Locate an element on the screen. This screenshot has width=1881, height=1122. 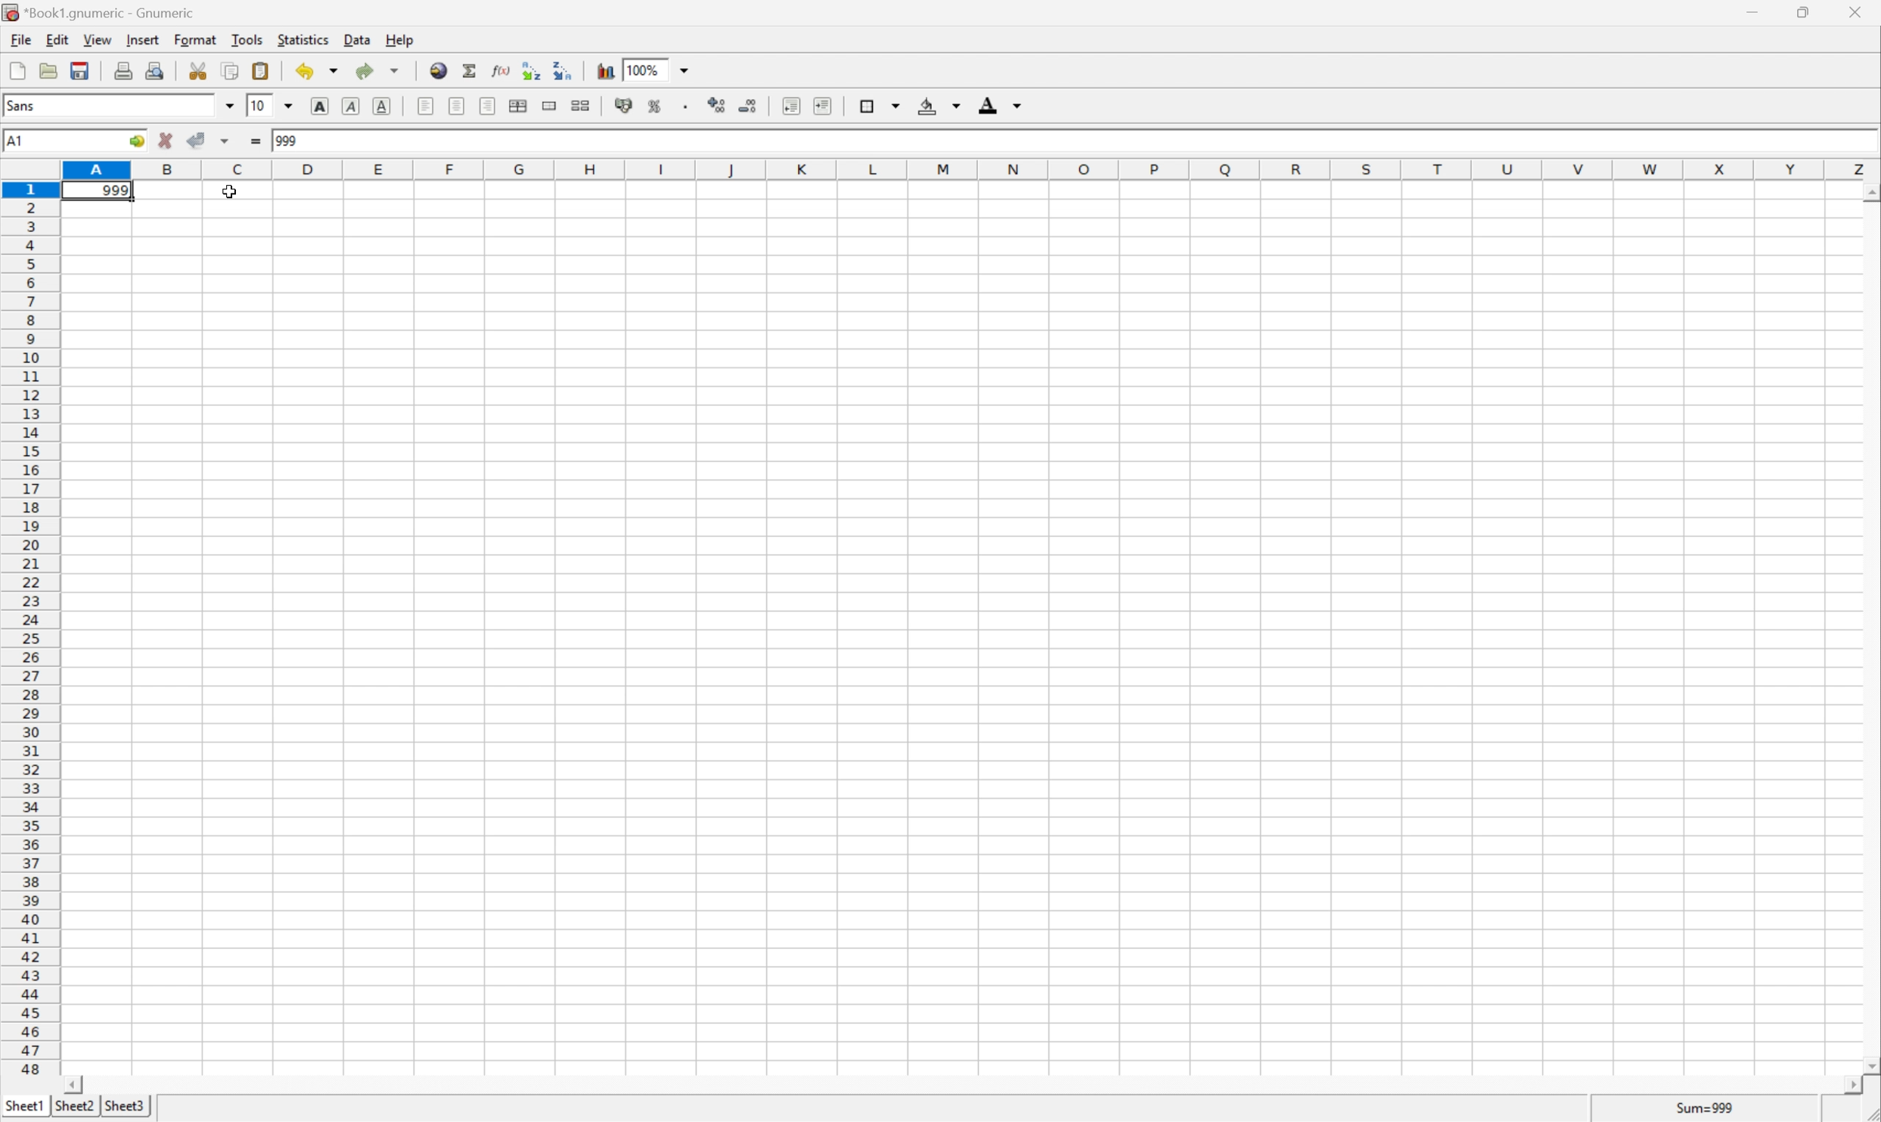
redo is located at coordinates (377, 70).